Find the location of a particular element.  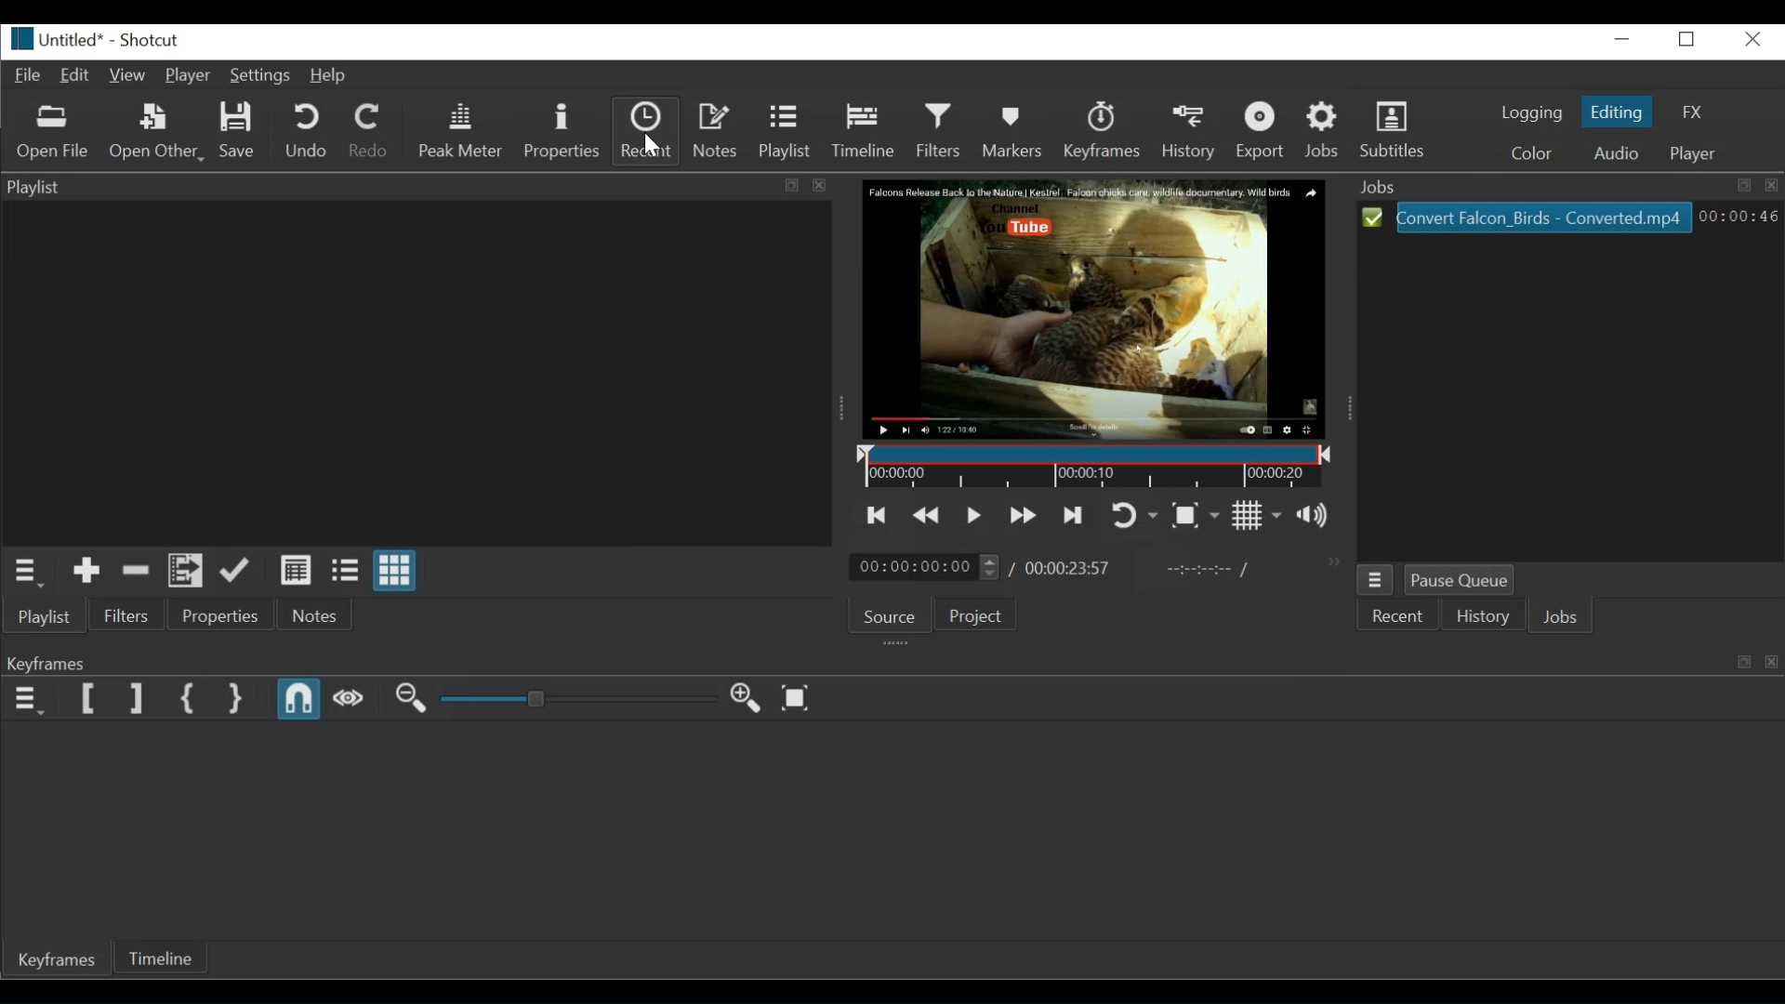

Toggle grid display on the player is located at coordinates (1257, 516).